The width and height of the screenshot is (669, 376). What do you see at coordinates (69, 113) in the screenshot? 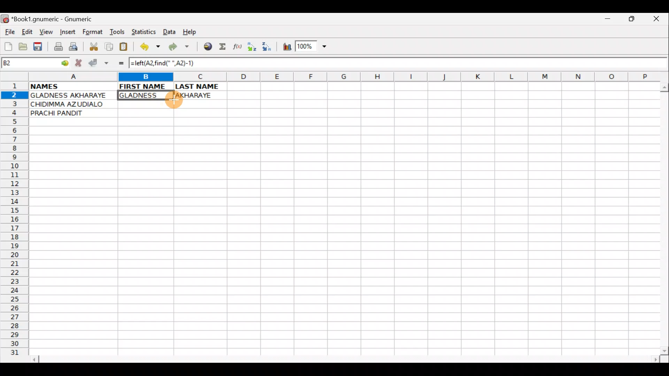
I see `PRACHI PANDIT` at bounding box center [69, 113].